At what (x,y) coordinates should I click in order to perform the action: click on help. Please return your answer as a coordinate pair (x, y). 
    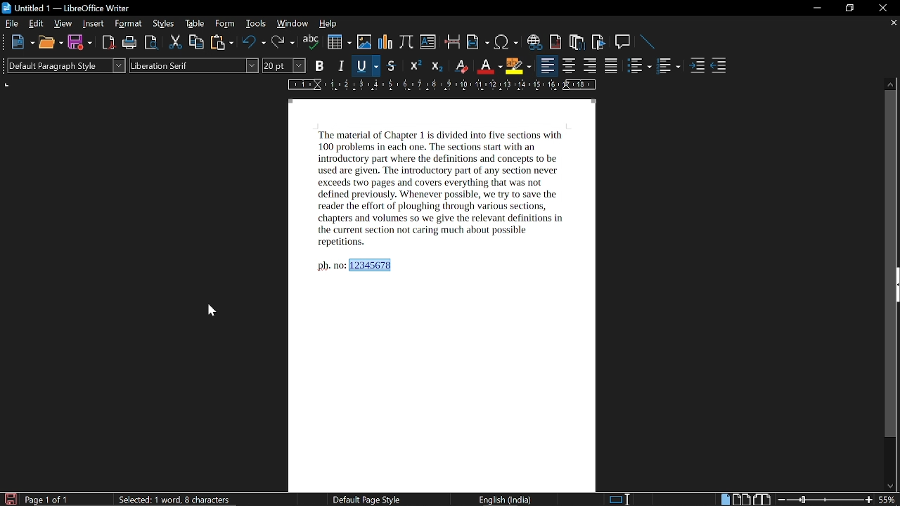
    Looking at the image, I should click on (328, 25).